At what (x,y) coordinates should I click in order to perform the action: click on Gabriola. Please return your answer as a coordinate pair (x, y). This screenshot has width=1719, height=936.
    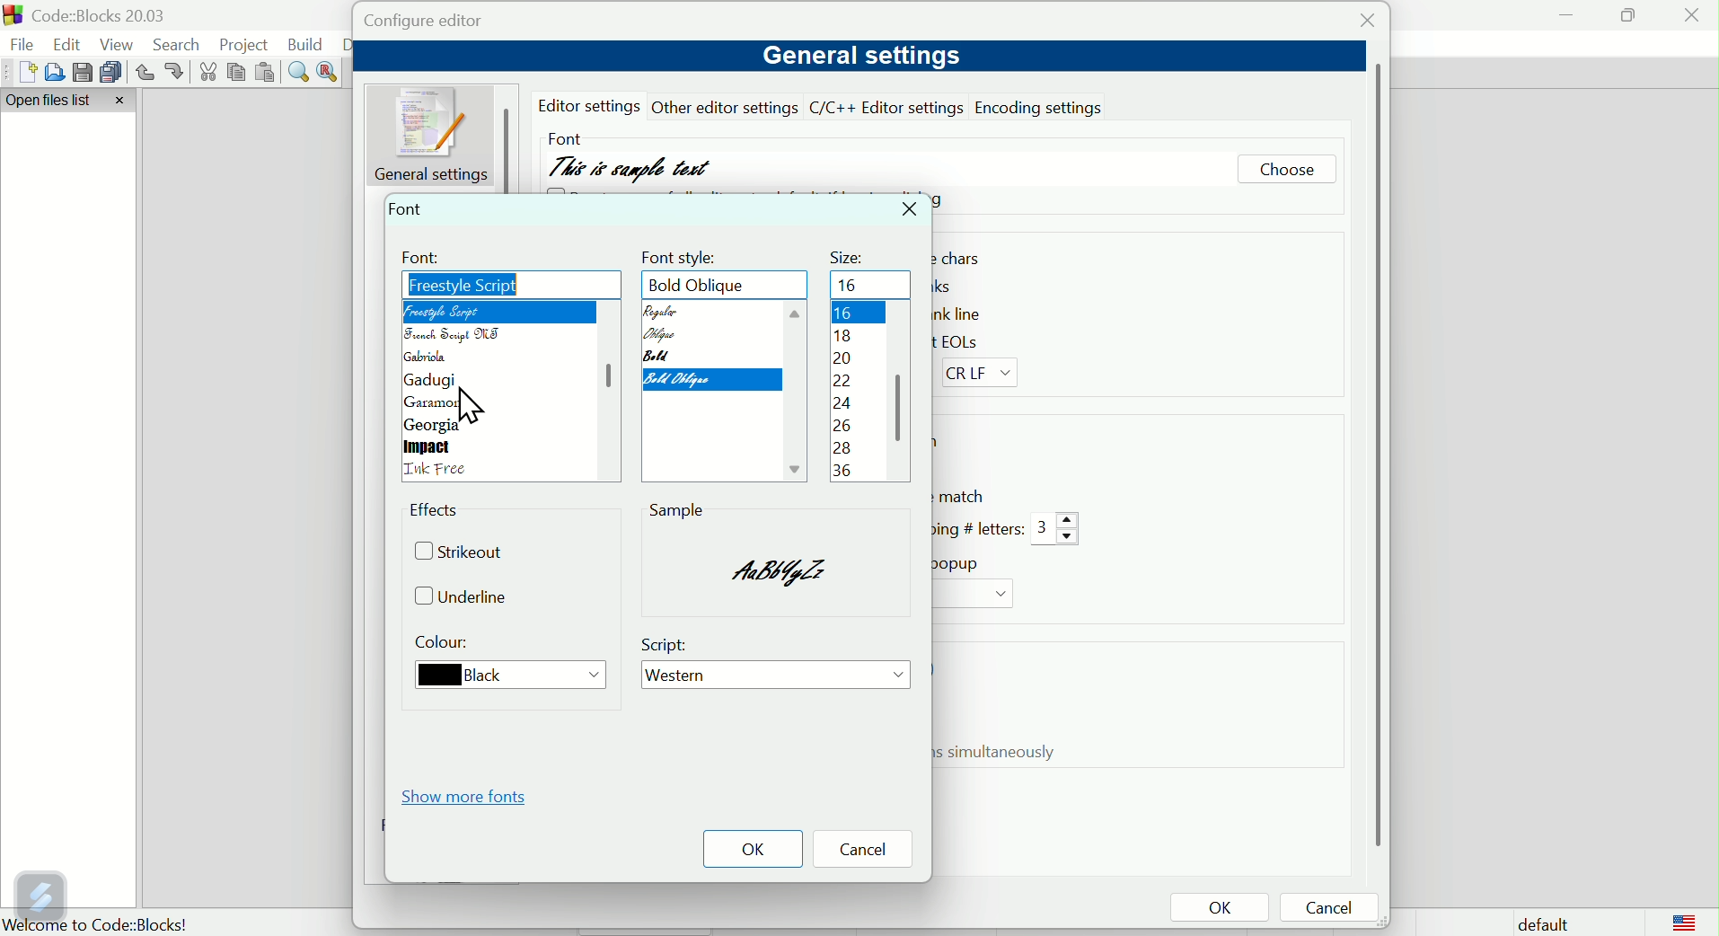
    Looking at the image, I should click on (433, 356).